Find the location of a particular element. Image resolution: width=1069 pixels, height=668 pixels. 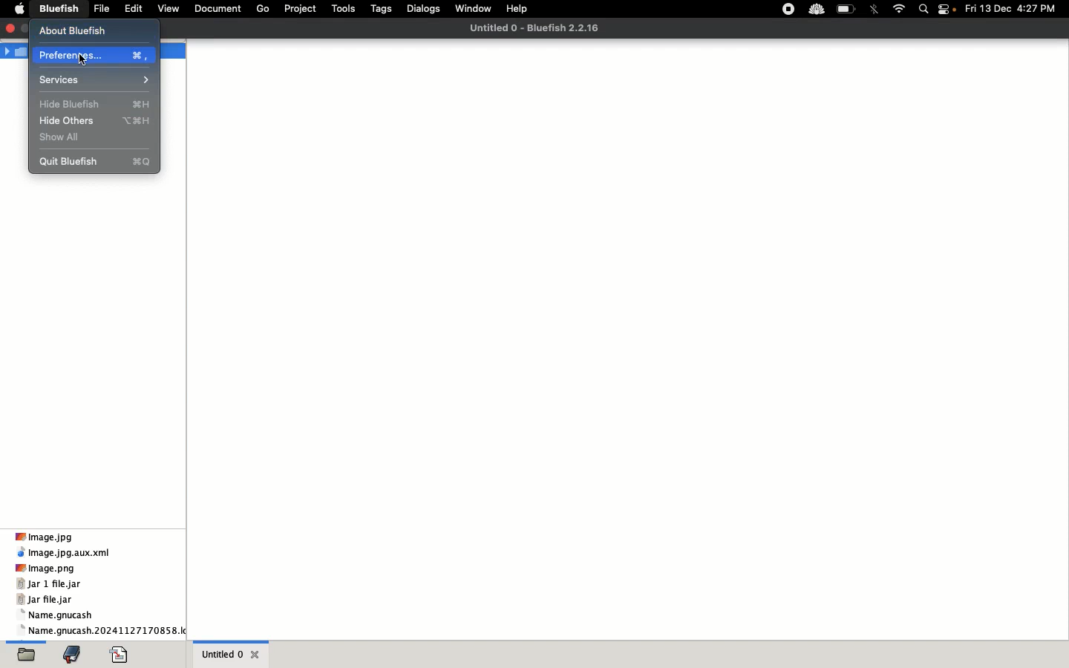

JAR is located at coordinates (53, 593).